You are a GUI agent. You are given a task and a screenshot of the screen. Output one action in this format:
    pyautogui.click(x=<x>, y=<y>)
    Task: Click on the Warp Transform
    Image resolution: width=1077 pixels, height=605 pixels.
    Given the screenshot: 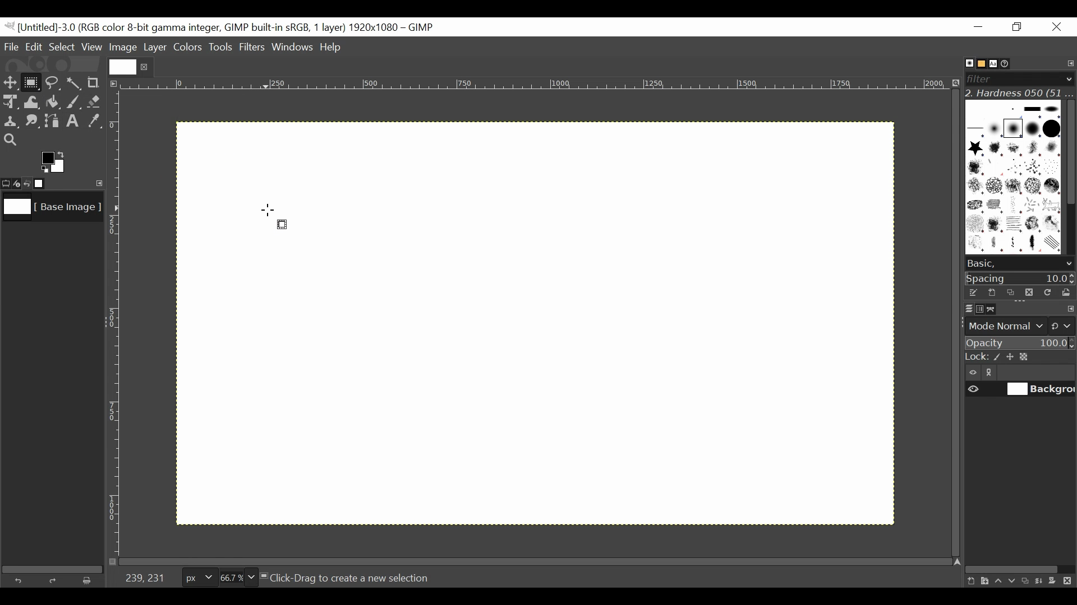 What is the action you would take?
    pyautogui.click(x=31, y=103)
    